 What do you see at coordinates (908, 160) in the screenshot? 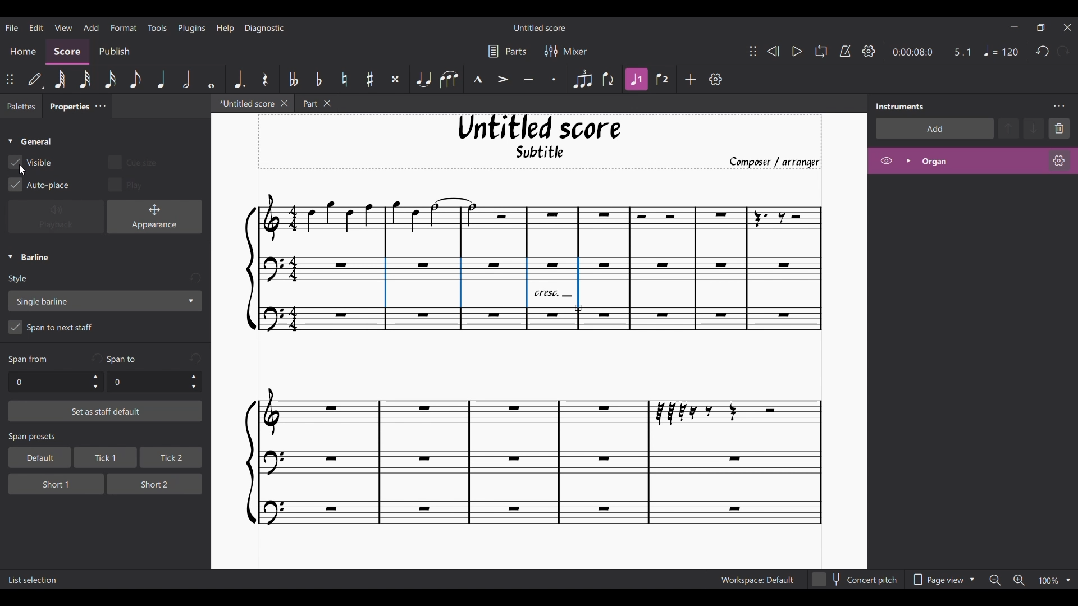
I see `Expand Organ` at bounding box center [908, 160].